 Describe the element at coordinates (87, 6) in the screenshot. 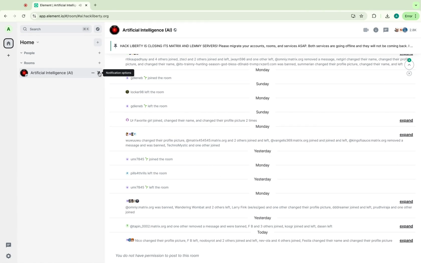

I see `close tab` at that location.